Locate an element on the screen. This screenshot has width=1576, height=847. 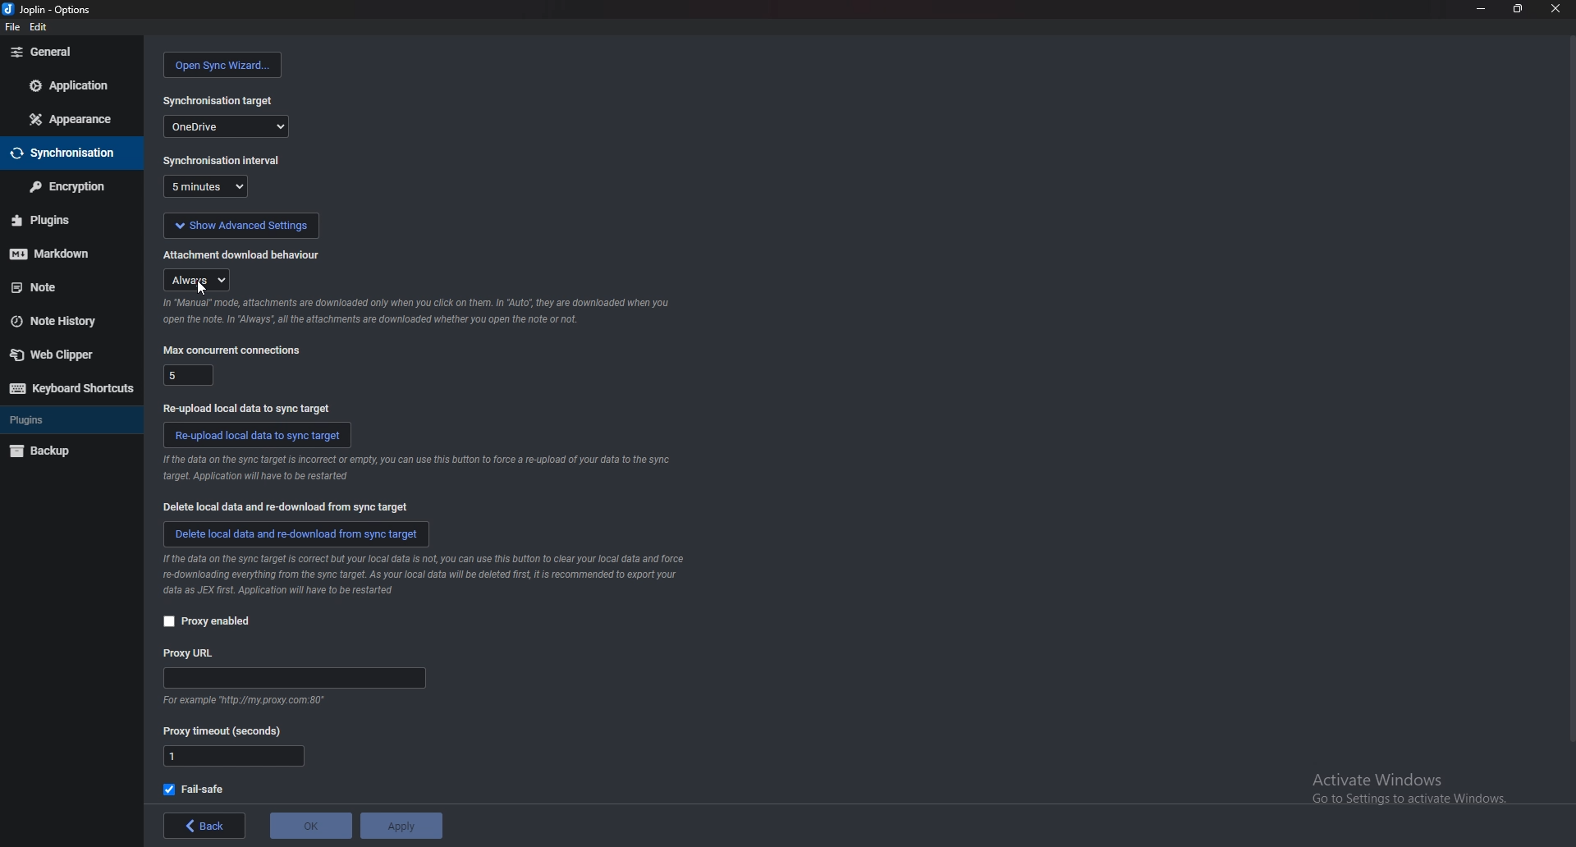
re upload local data is located at coordinates (258, 435).